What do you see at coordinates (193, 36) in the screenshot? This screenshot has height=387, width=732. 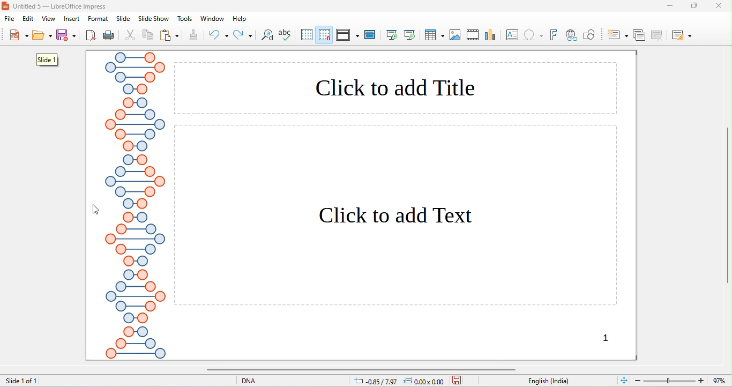 I see `clone` at bounding box center [193, 36].